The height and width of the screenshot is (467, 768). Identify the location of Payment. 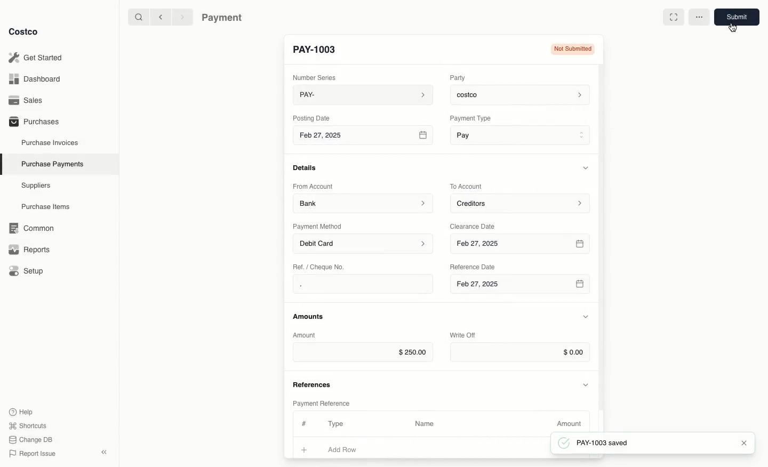
(225, 19).